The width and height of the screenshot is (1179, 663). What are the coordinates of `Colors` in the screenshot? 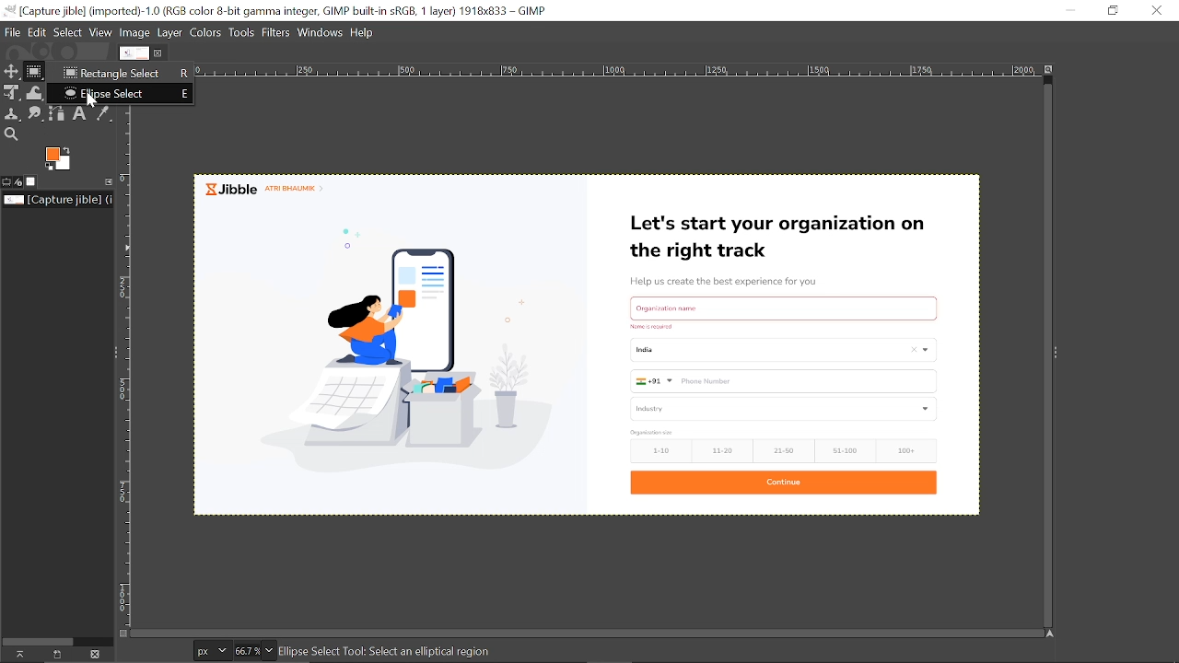 It's located at (206, 31).